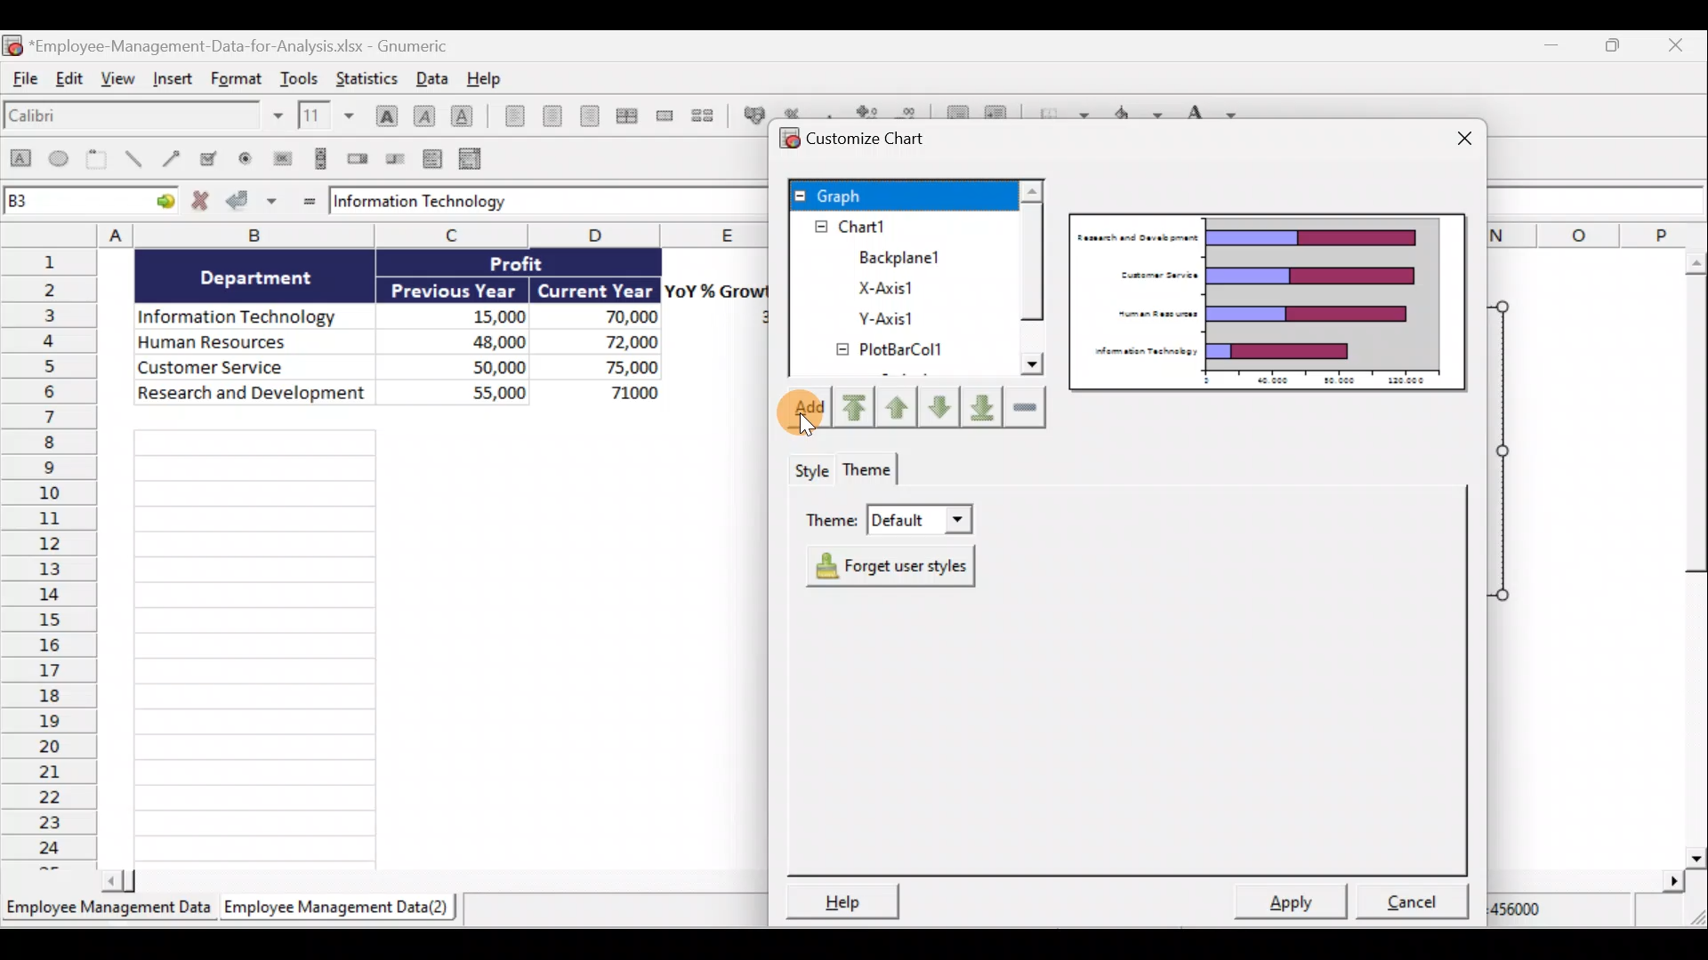  What do you see at coordinates (899, 195) in the screenshot?
I see `Graph` at bounding box center [899, 195].